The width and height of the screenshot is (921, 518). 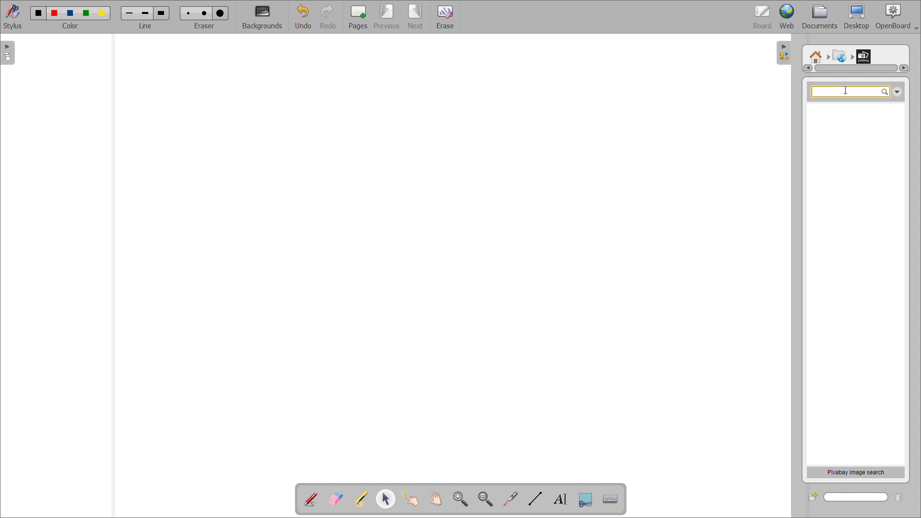 What do you see at coordinates (416, 16) in the screenshot?
I see `next page` at bounding box center [416, 16].